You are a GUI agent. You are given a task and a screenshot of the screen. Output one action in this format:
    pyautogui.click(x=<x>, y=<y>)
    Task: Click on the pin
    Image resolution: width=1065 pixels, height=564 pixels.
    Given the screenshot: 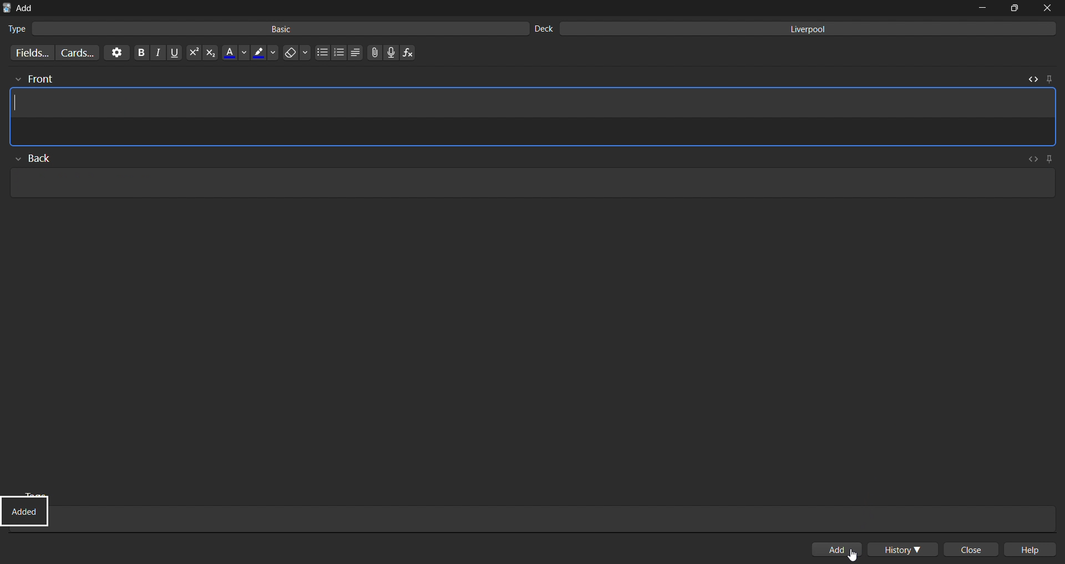 What is the action you would take?
    pyautogui.click(x=1049, y=78)
    